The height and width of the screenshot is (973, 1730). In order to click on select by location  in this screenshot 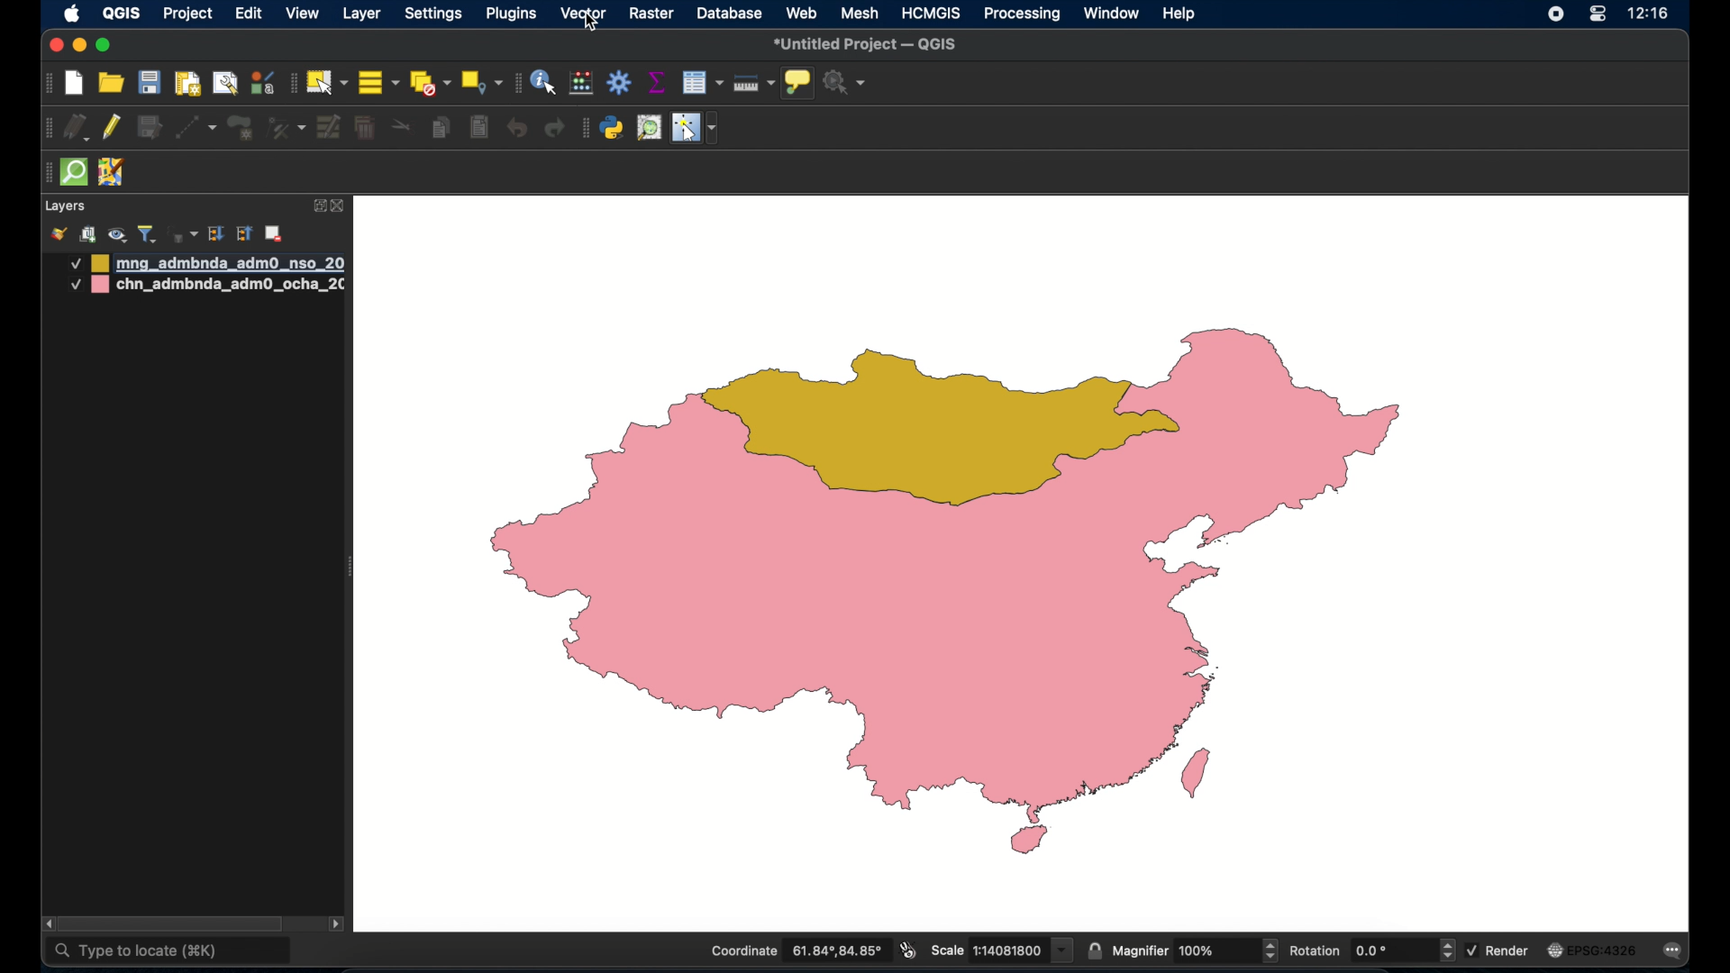, I will do `click(481, 81)`.